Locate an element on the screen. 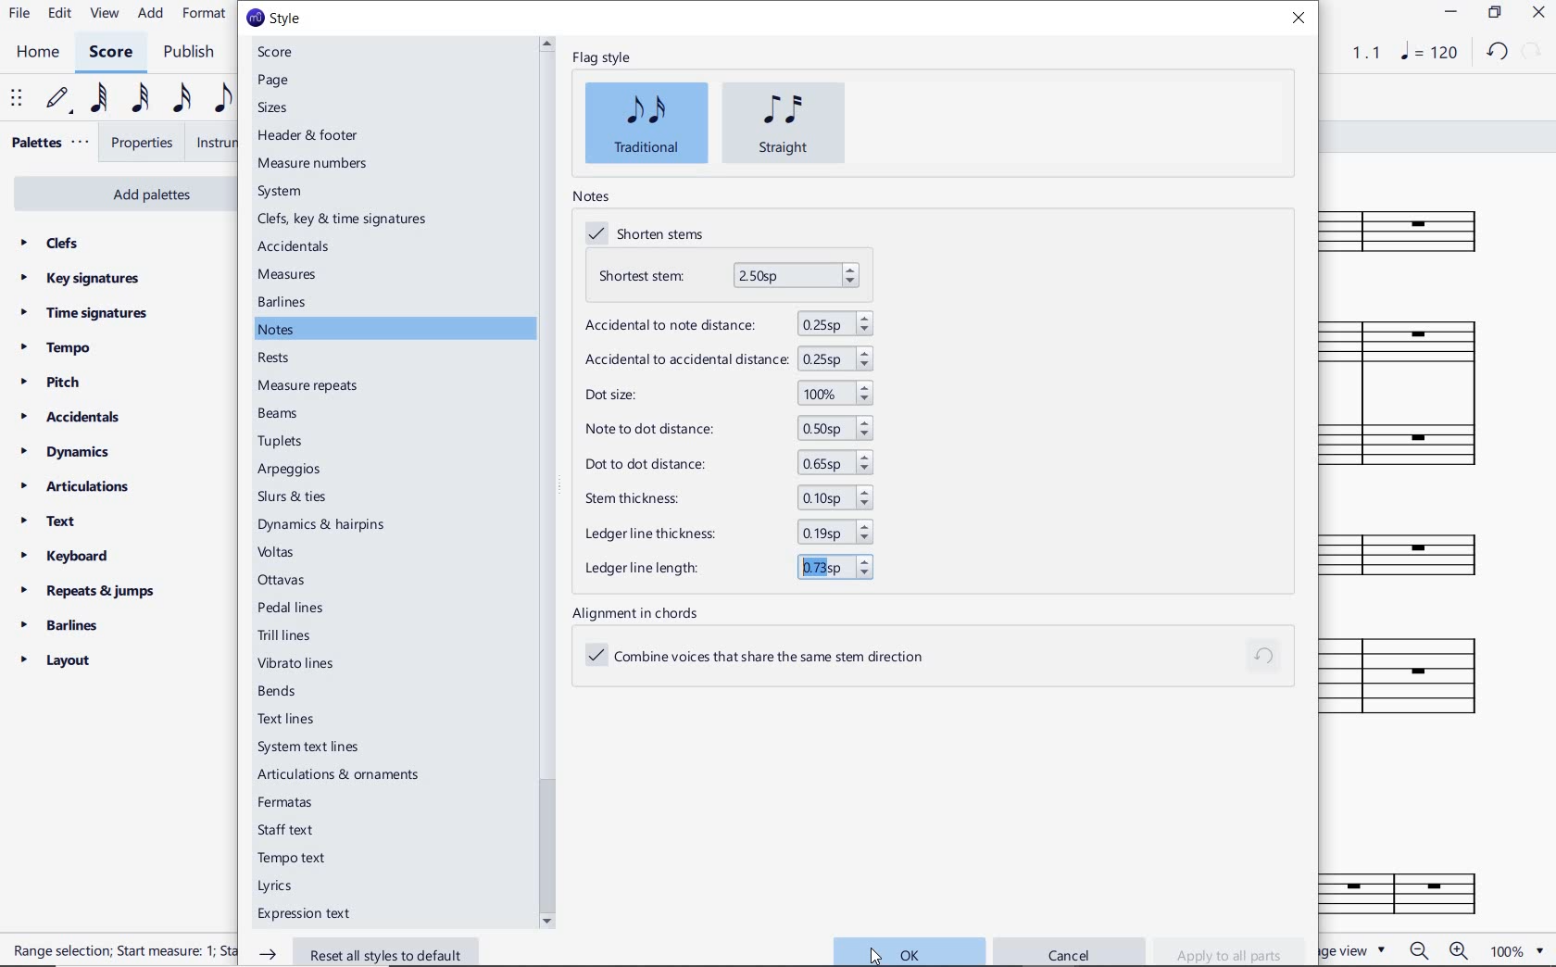 This screenshot has width=1556, height=967. sizes is located at coordinates (277, 107).